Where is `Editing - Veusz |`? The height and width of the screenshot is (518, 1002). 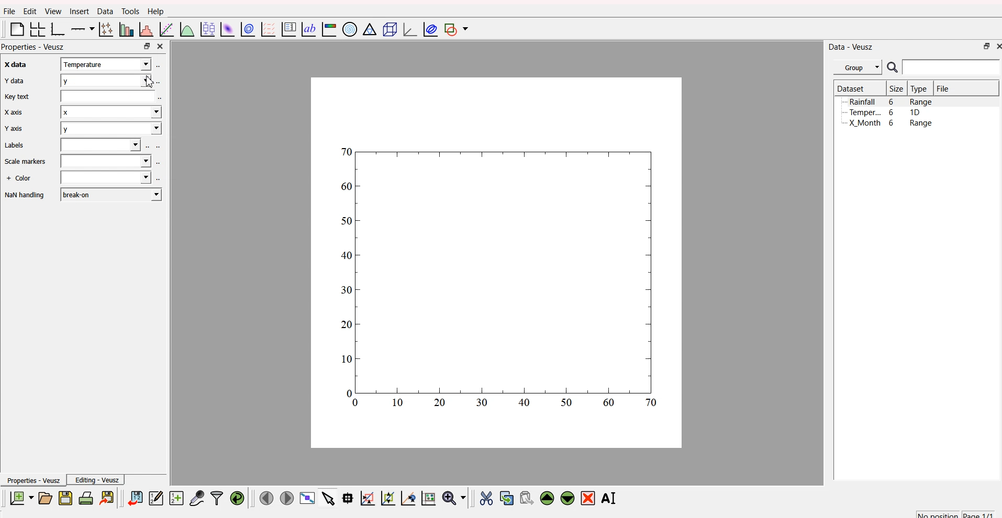 Editing - Veusz | is located at coordinates (98, 480).